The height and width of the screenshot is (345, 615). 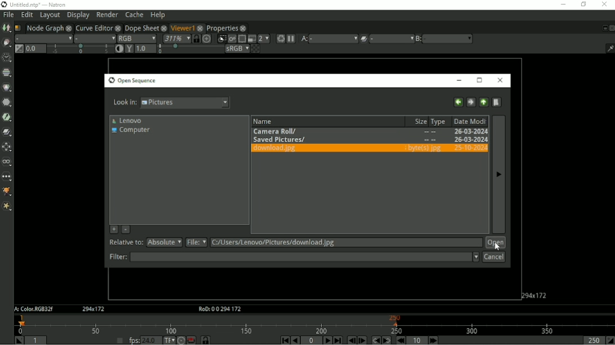 I want to click on Display, so click(x=78, y=16).